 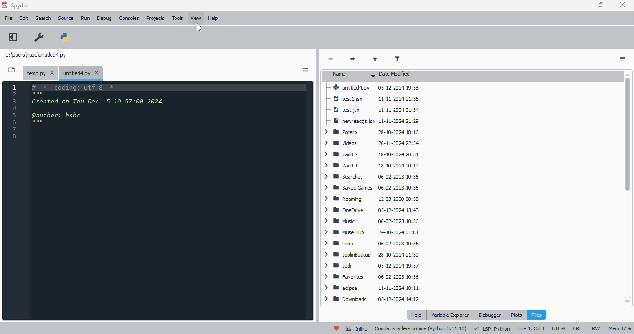 I want to click on edit, so click(x=24, y=18).